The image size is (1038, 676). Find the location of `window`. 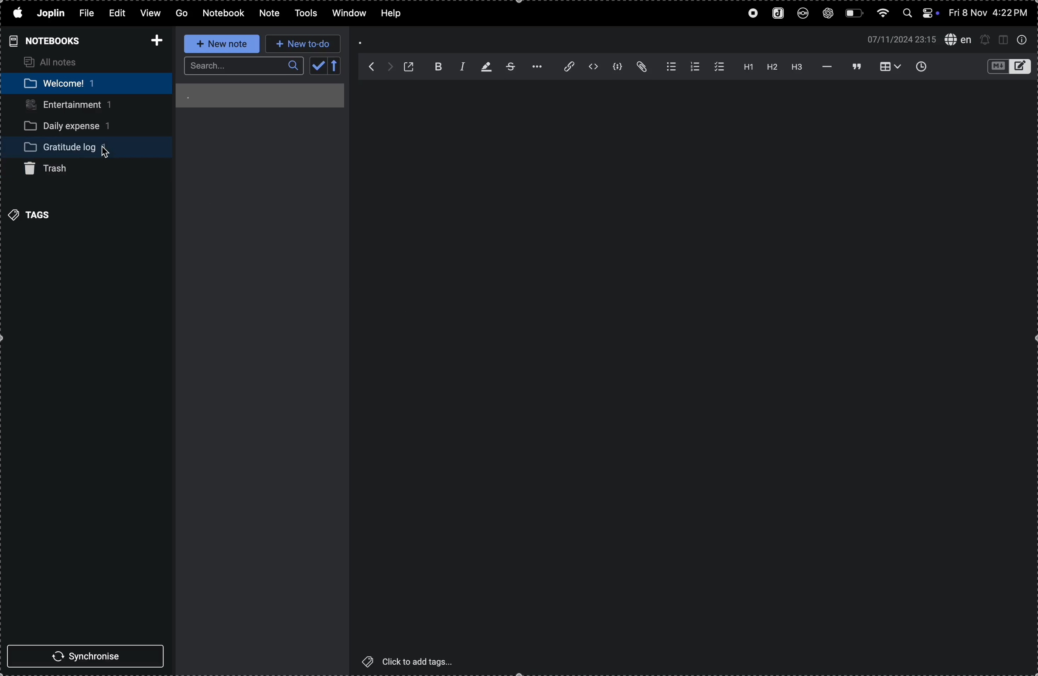

window is located at coordinates (350, 13).